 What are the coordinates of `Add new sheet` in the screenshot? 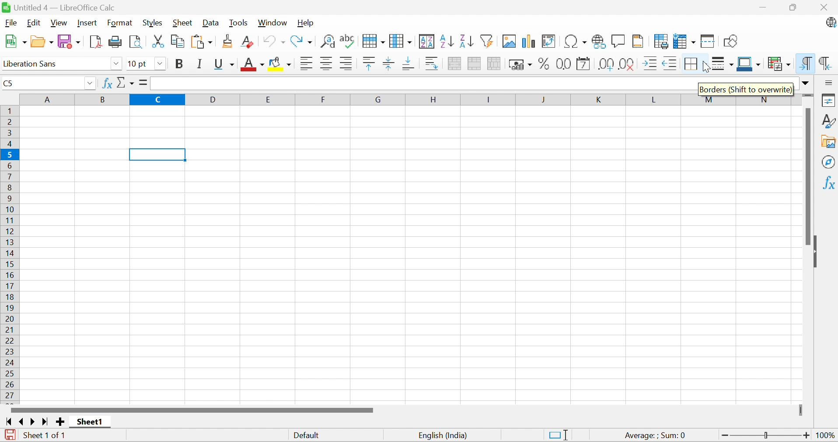 It's located at (61, 421).